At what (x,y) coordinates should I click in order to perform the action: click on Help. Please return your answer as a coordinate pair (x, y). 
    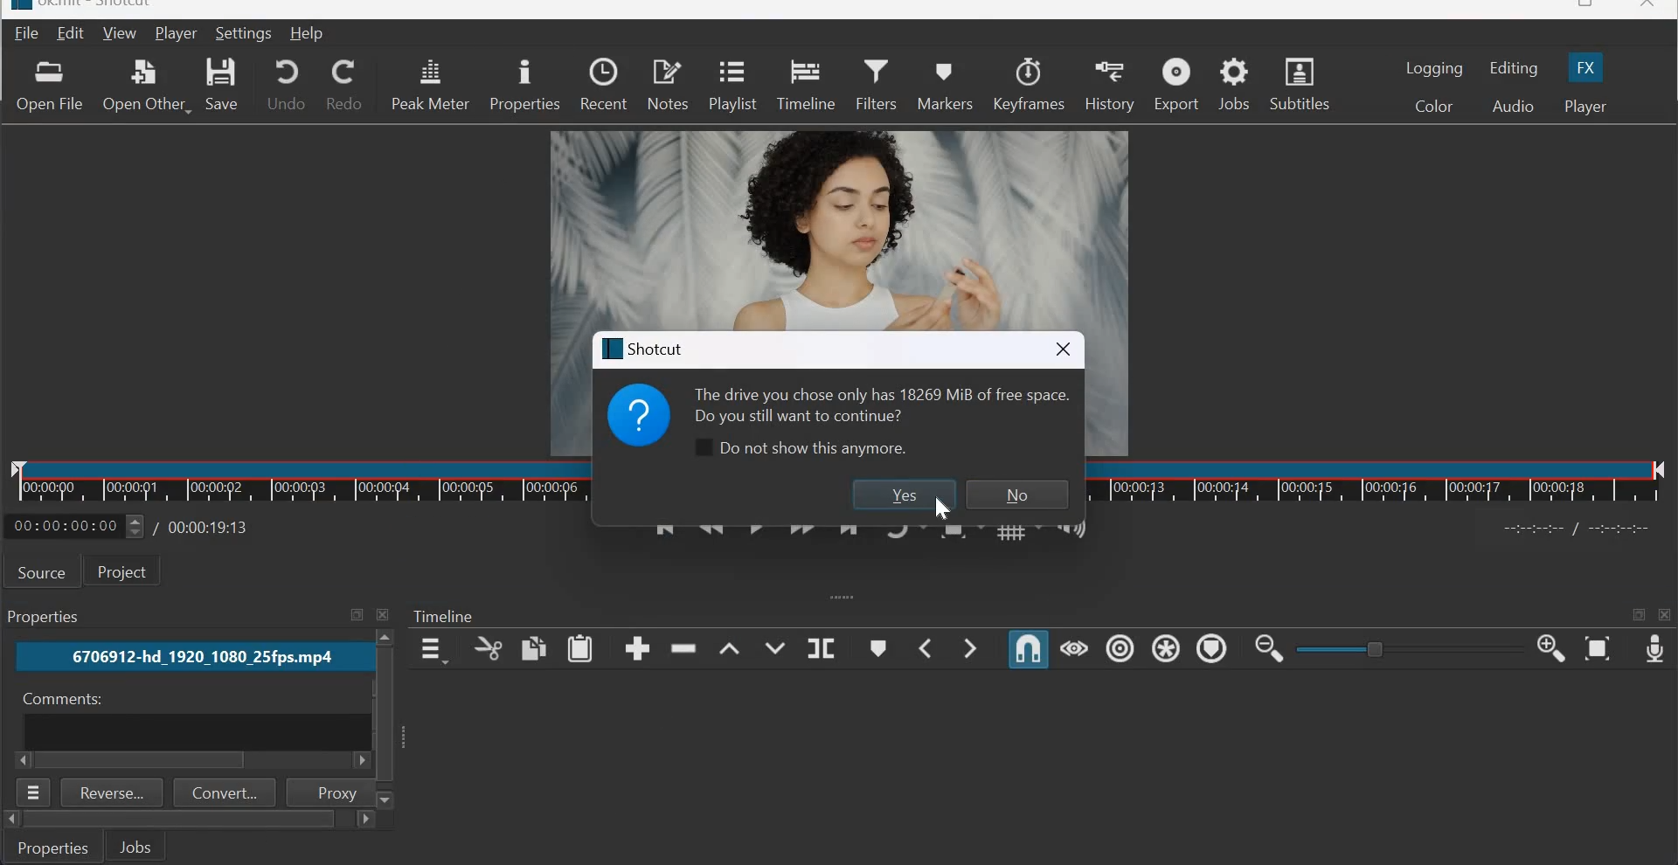
    Looking at the image, I should click on (308, 34).